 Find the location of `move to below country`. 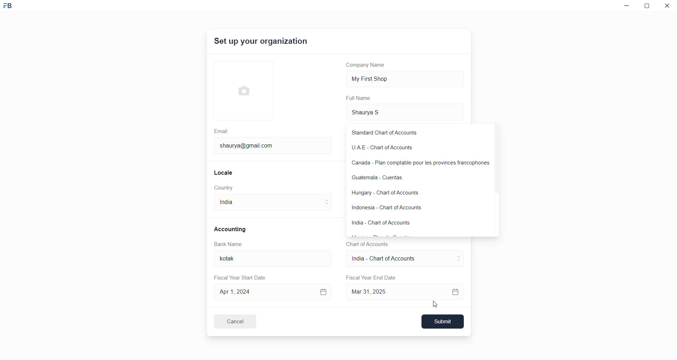

move to below country is located at coordinates (328, 206).